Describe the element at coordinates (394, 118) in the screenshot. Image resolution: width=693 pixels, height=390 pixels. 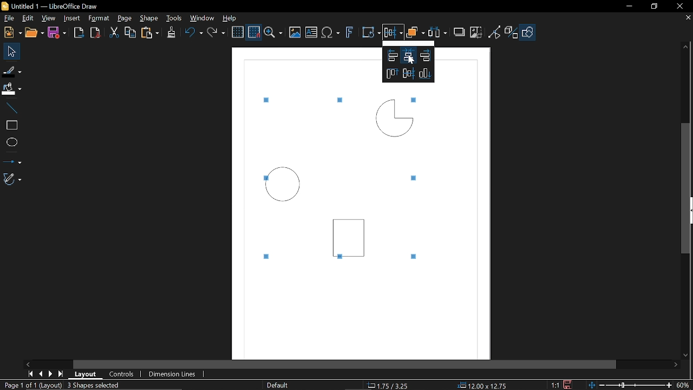
I see `Quarter circle` at that location.